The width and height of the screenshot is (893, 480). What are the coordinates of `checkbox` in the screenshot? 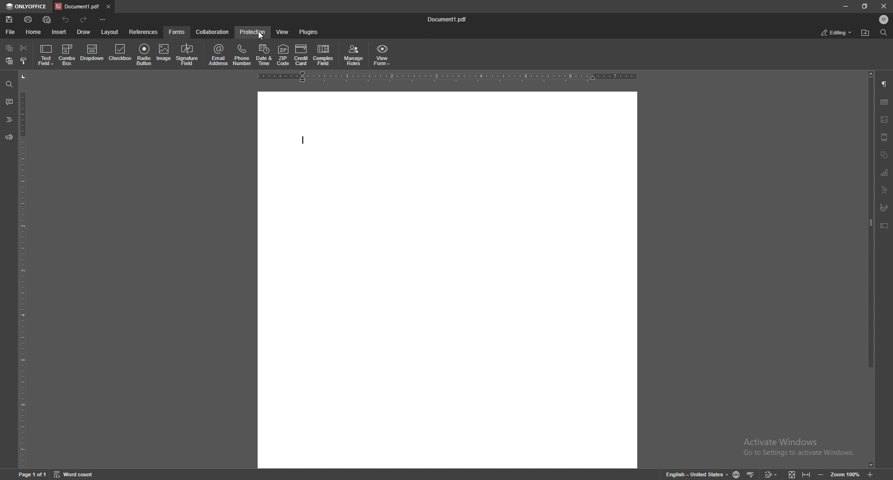 It's located at (121, 54).